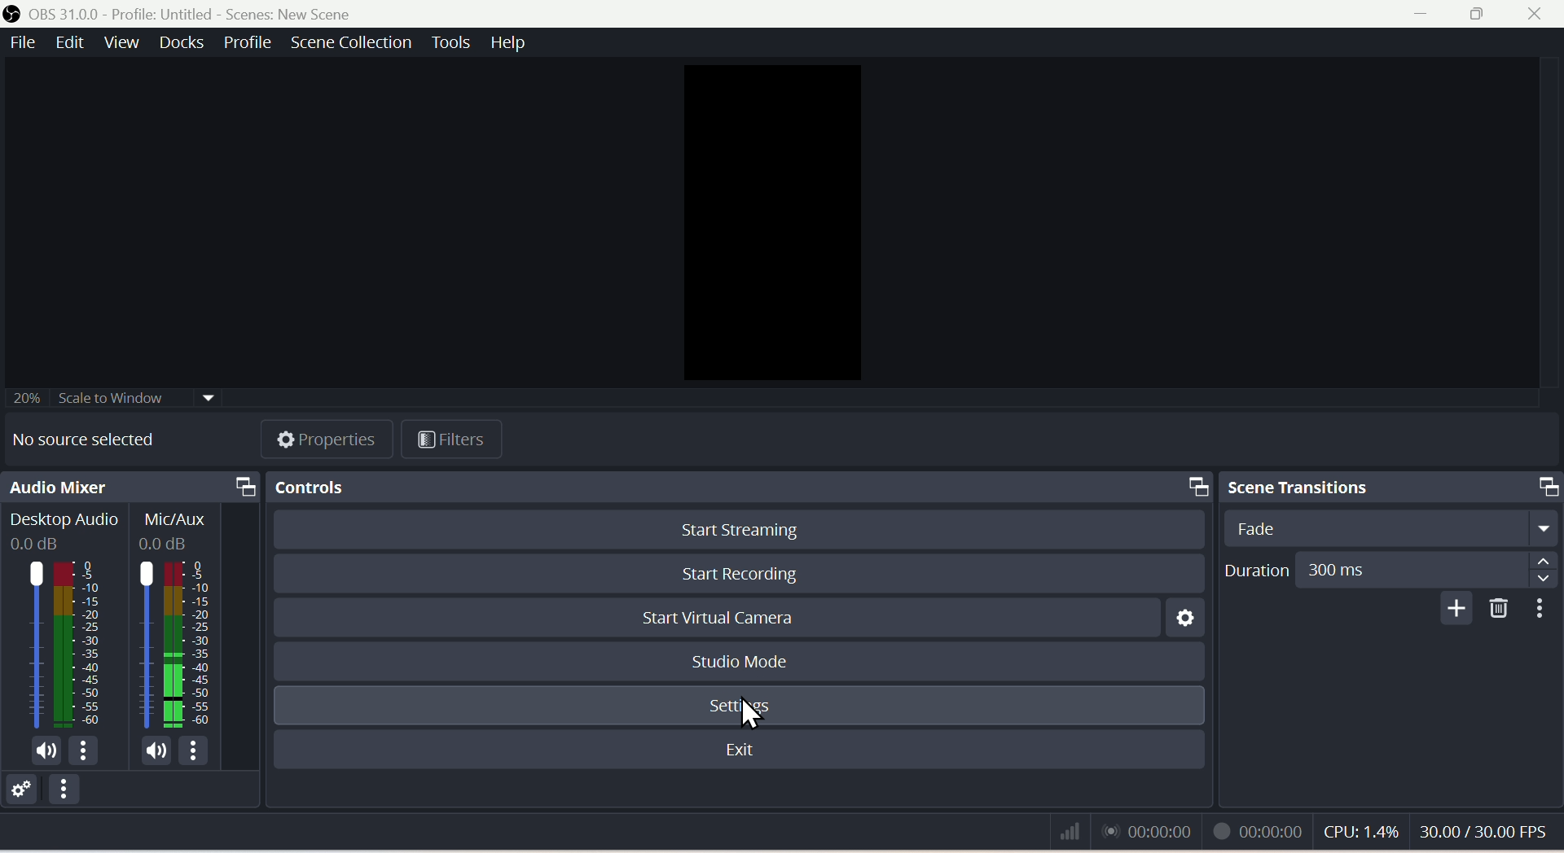 This screenshot has height=853, width=1564. Describe the element at coordinates (1540, 609) in the screenshot. I see `More options` at that location.